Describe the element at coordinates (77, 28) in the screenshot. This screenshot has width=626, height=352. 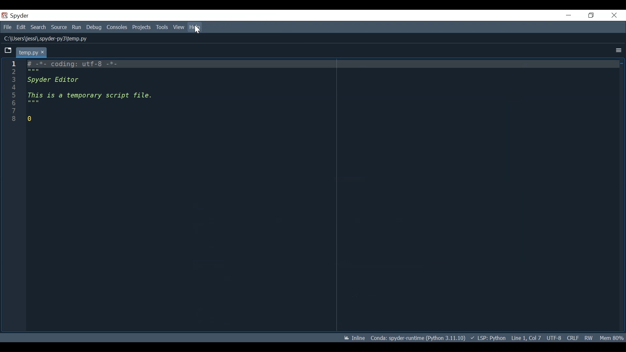
I see `Run` at that location.